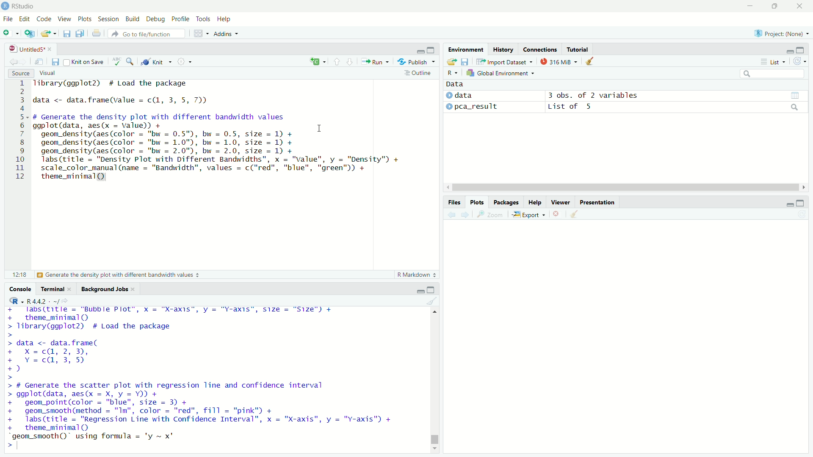 The height and width of the screenshot is (457, 813). Describe the element at coordinates (578, 49) in the screenshot. I see `Tutorial` at that location.